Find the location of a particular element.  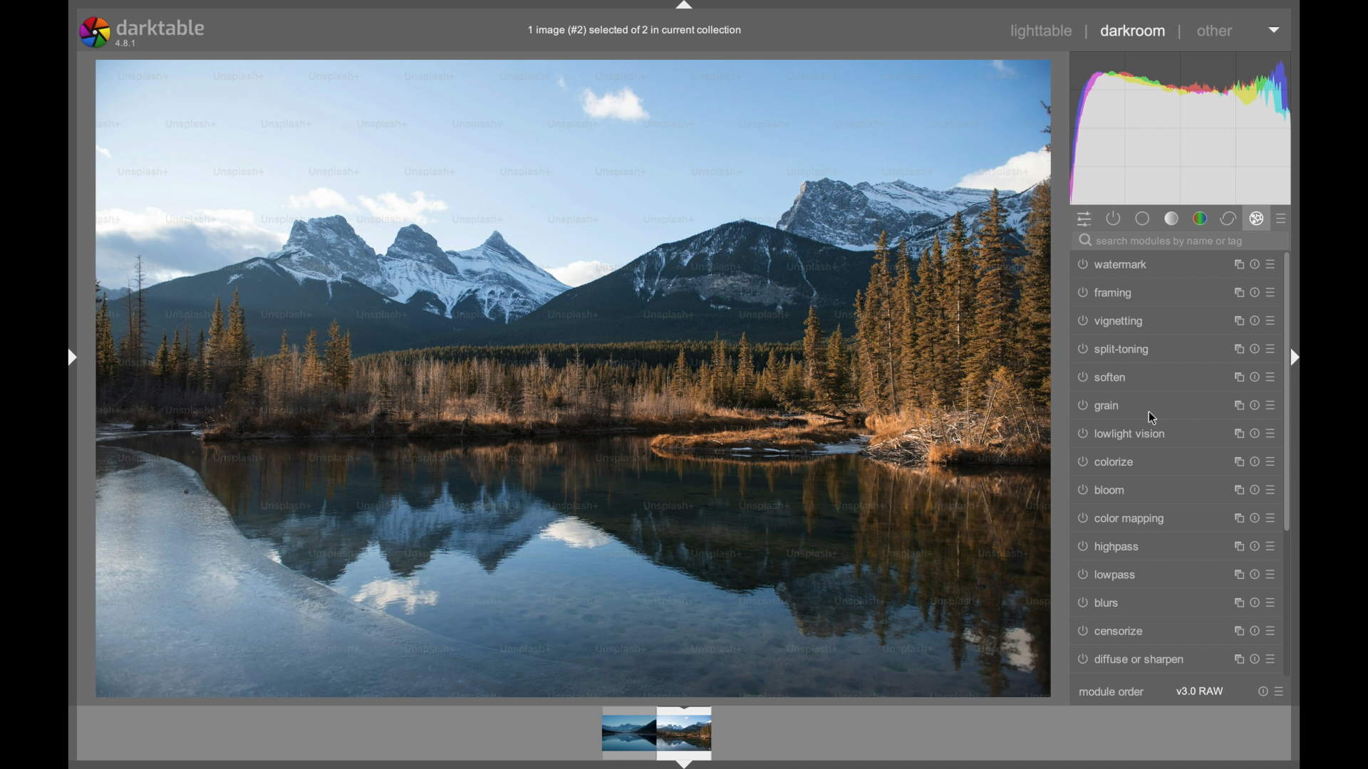

Cursor is located at coordinates (1159, 419).